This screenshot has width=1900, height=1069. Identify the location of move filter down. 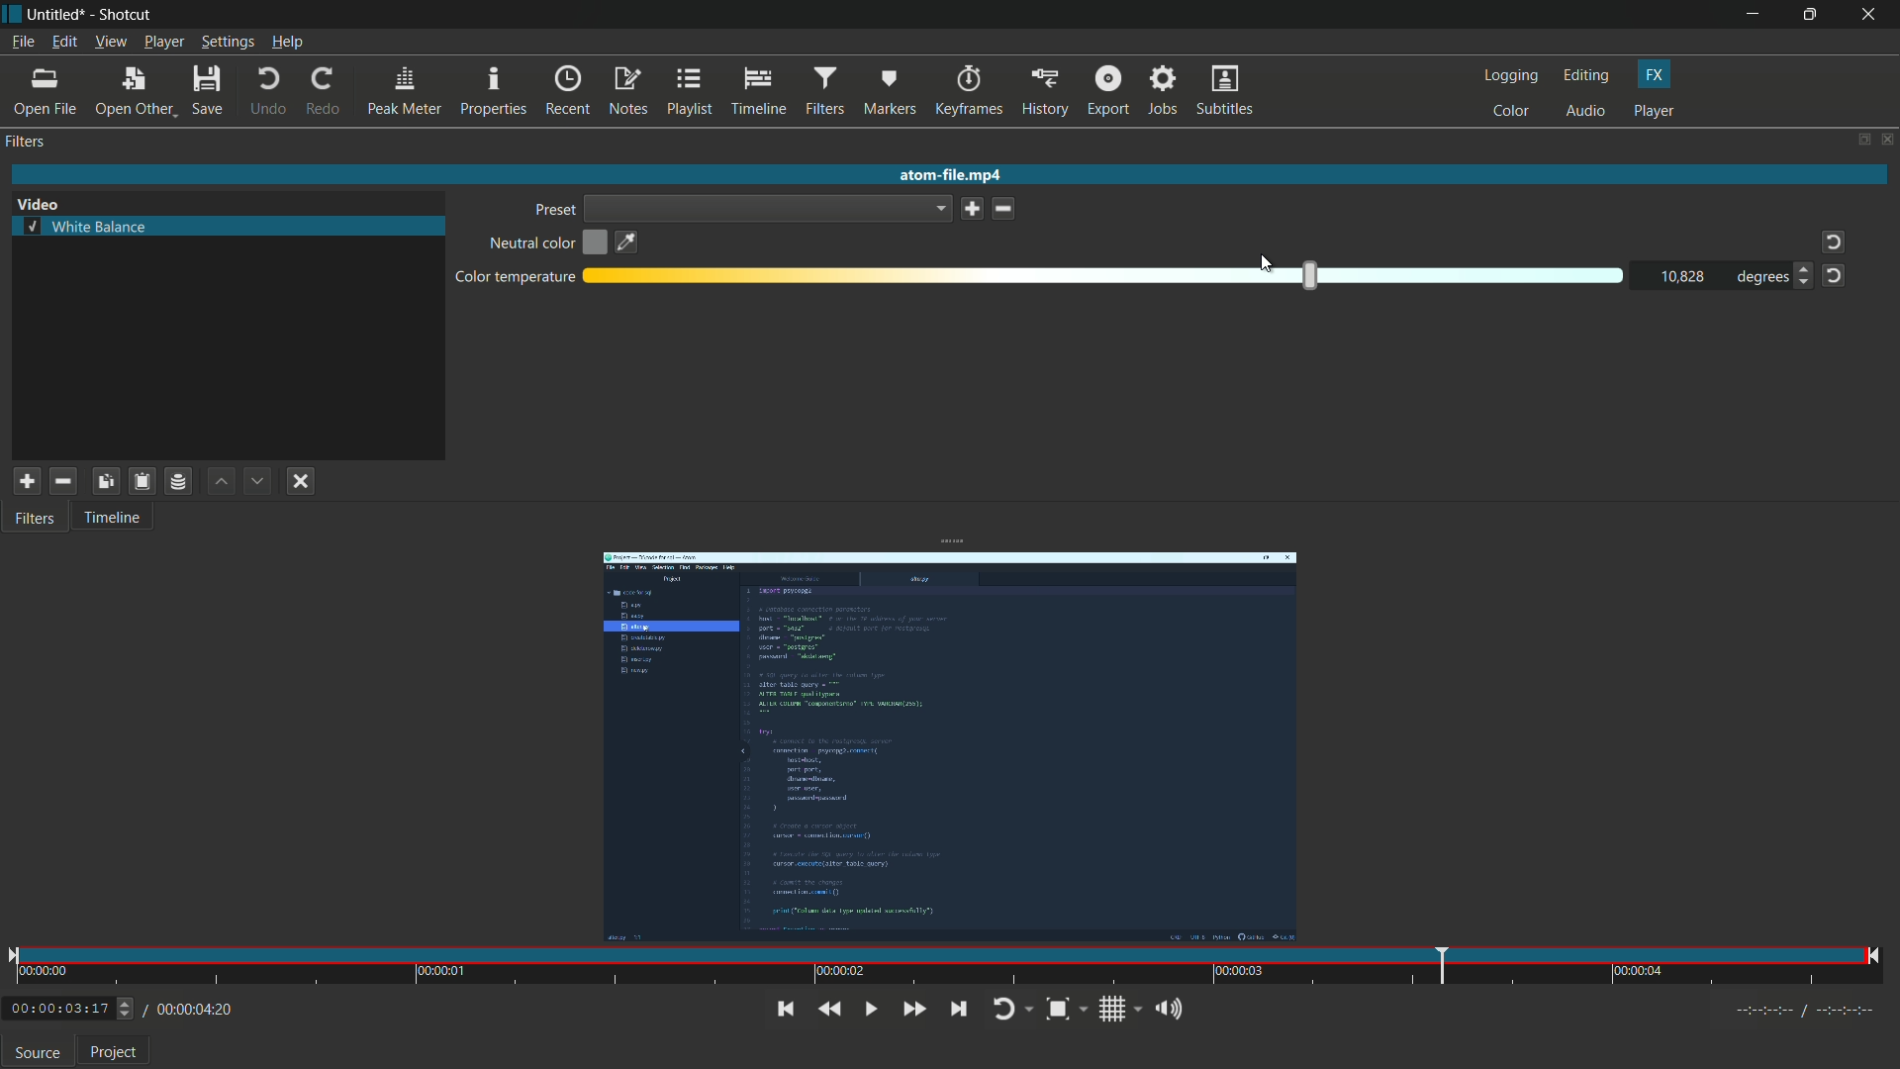
(259, 481).